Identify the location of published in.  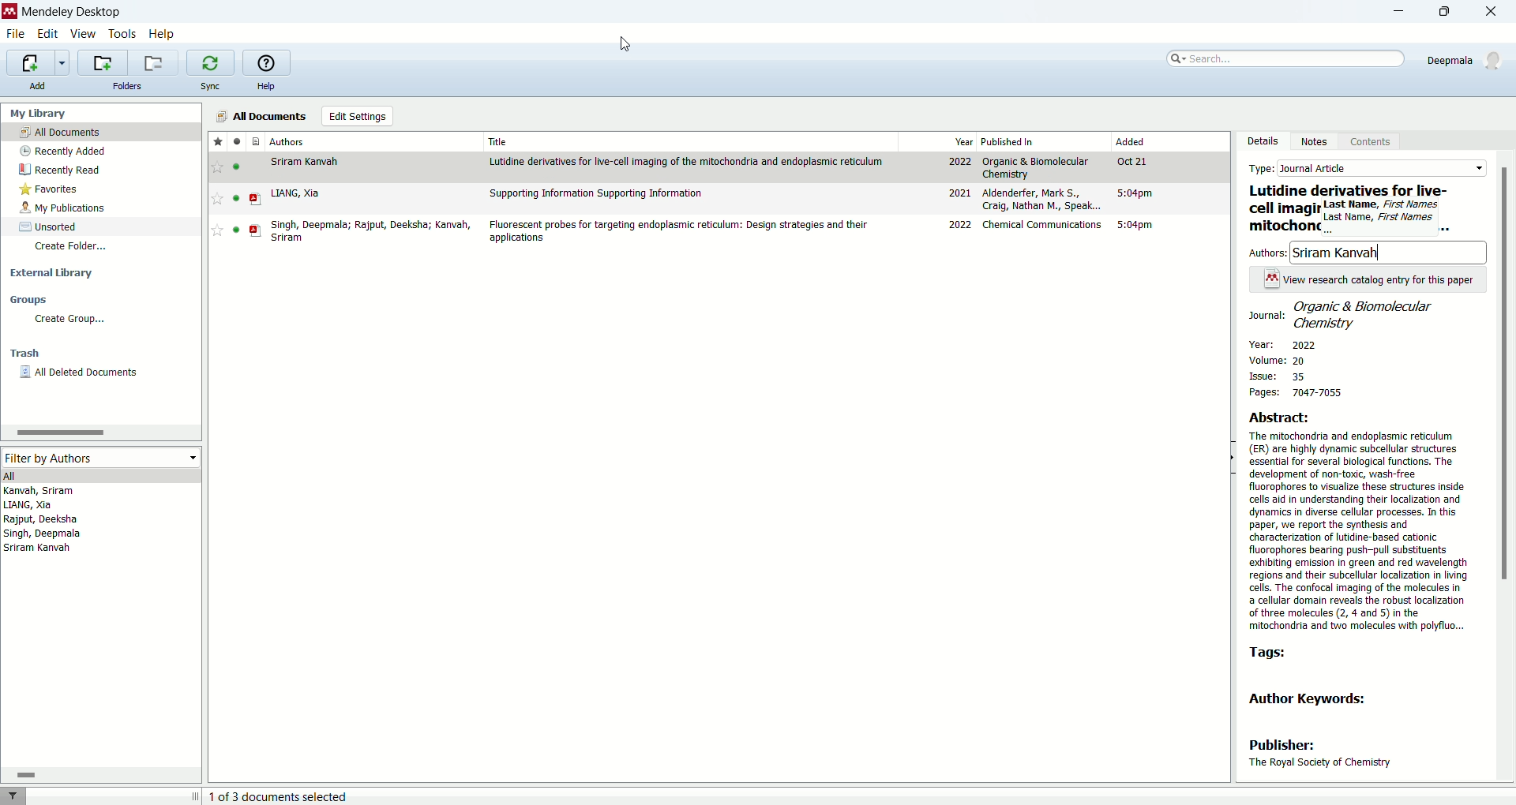
(1024, 142).